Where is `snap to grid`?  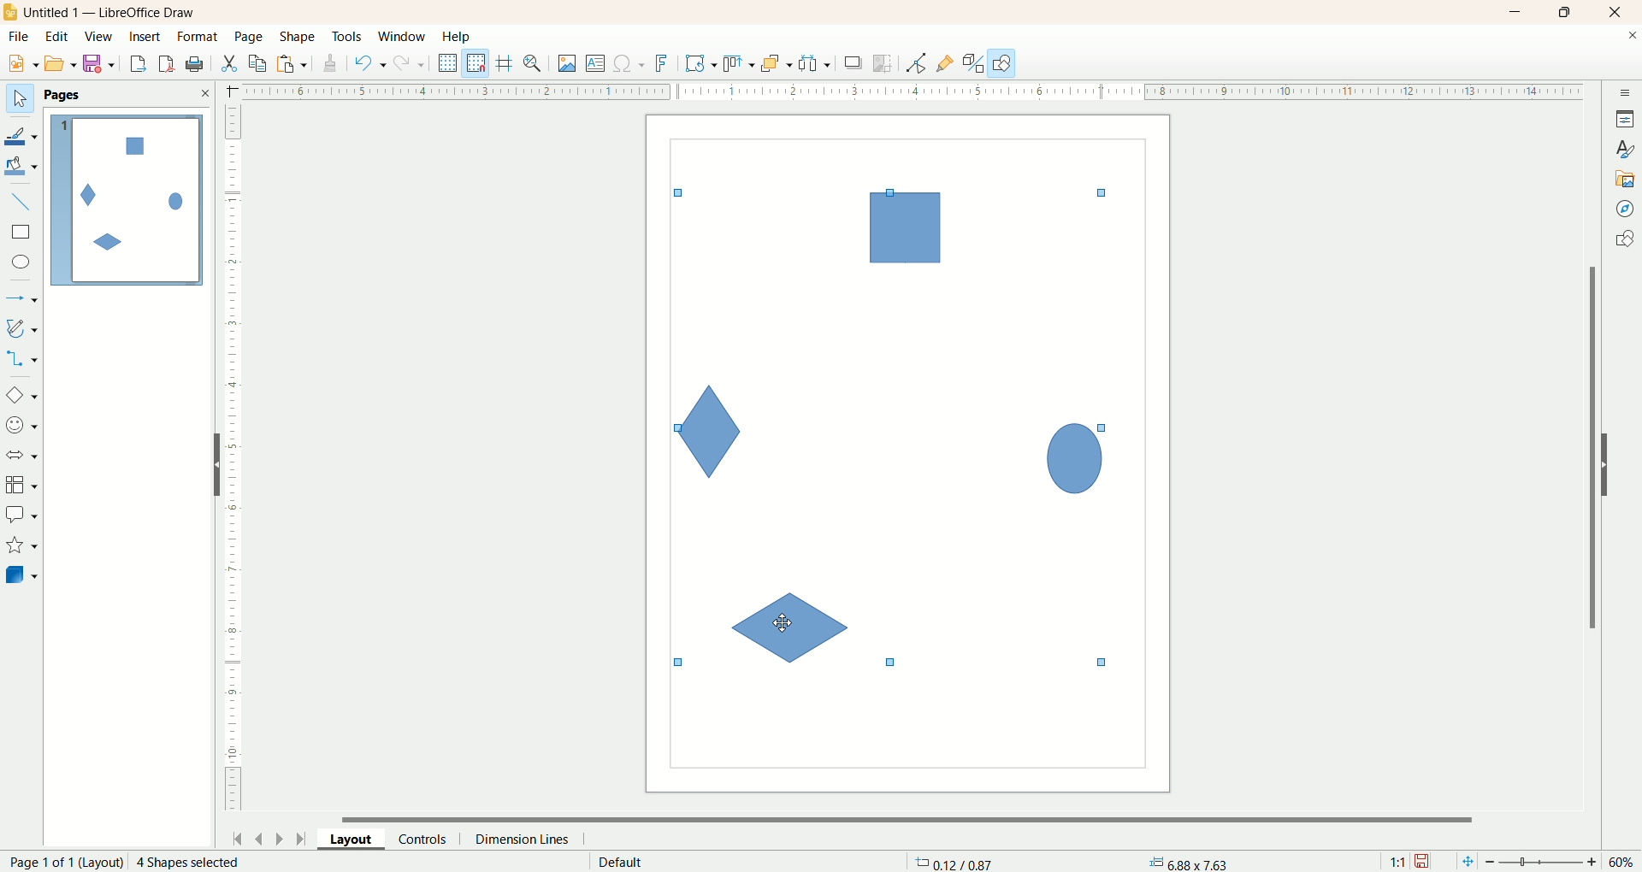
snap to grid is located at coordinates (480, 63).